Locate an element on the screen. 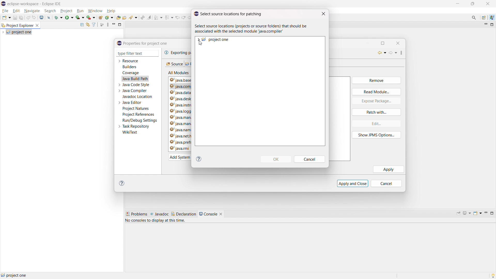 The height and width of the screenshot is (279, 496). close project explorer is located at coordinates (37, 26).